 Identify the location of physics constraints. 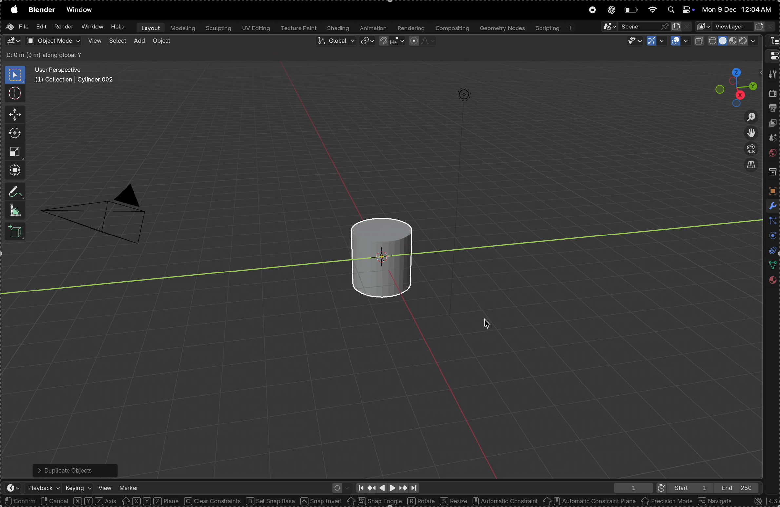
(770, 251).